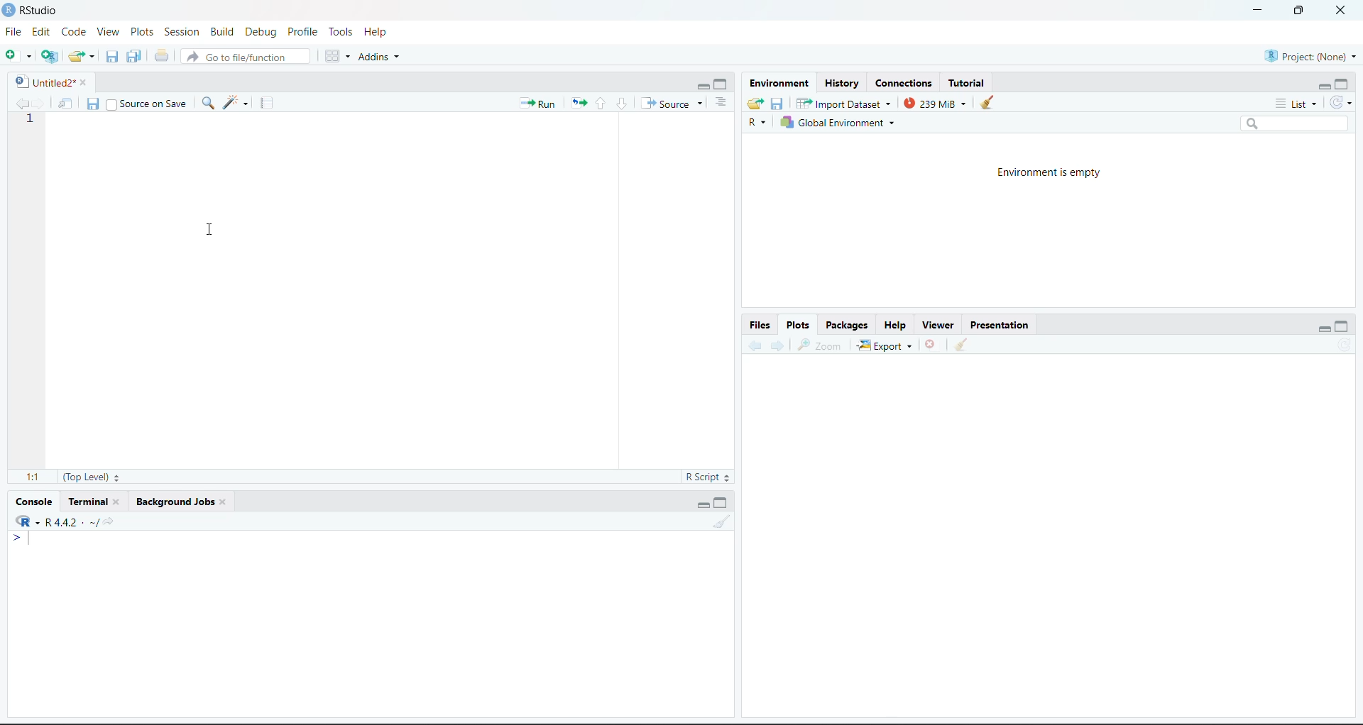  I want to click on Minimize, so click(701, 84).